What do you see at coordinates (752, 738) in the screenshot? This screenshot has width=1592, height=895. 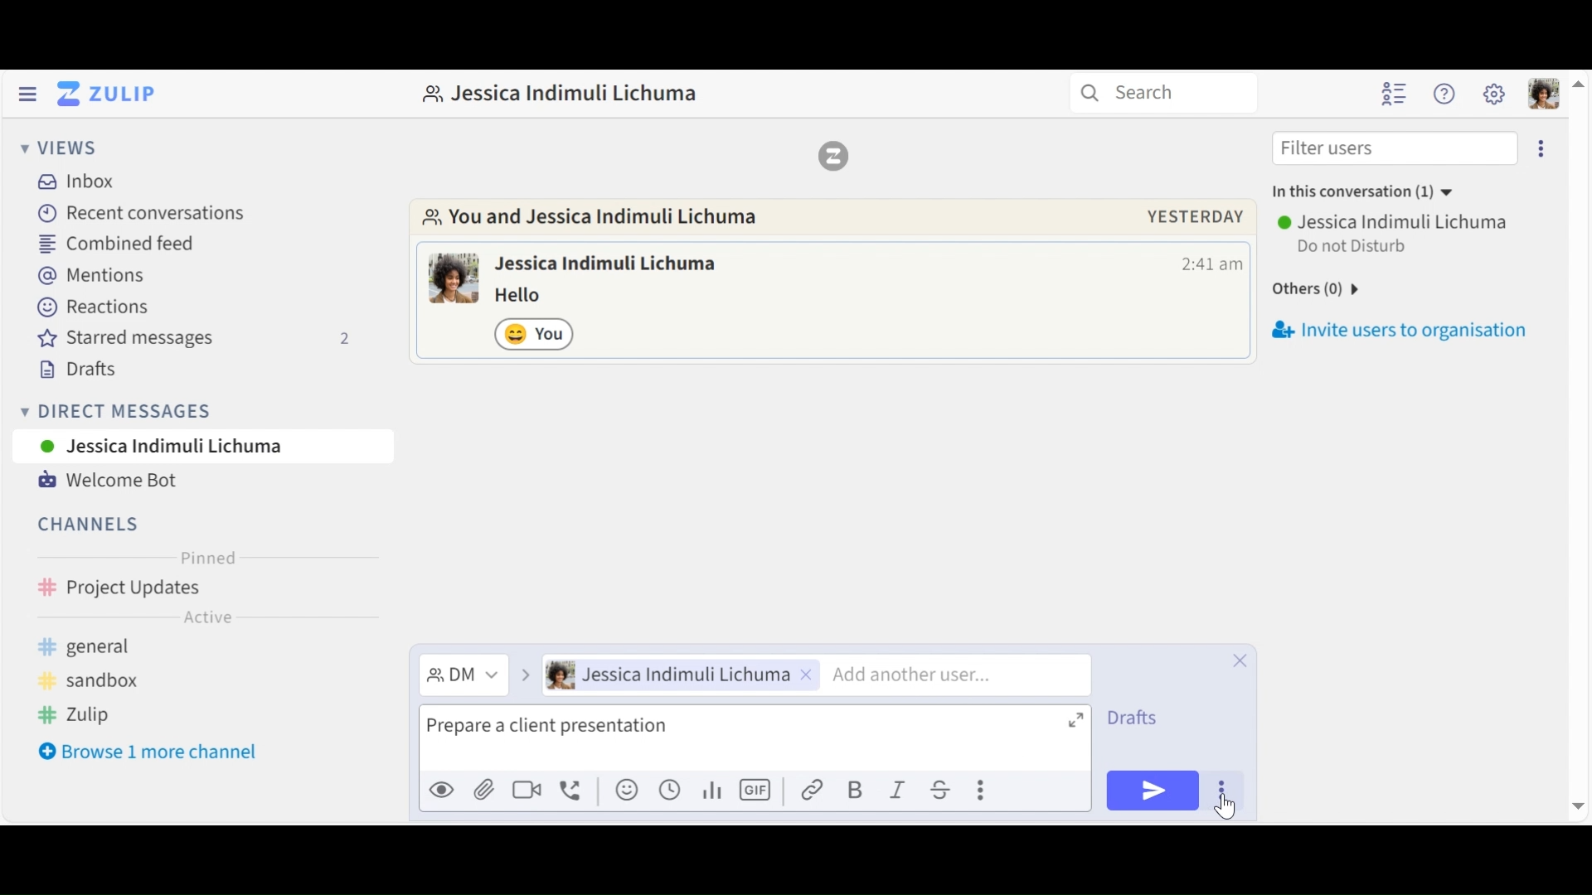 I see `Compose message` at bounding box center [752, 738].